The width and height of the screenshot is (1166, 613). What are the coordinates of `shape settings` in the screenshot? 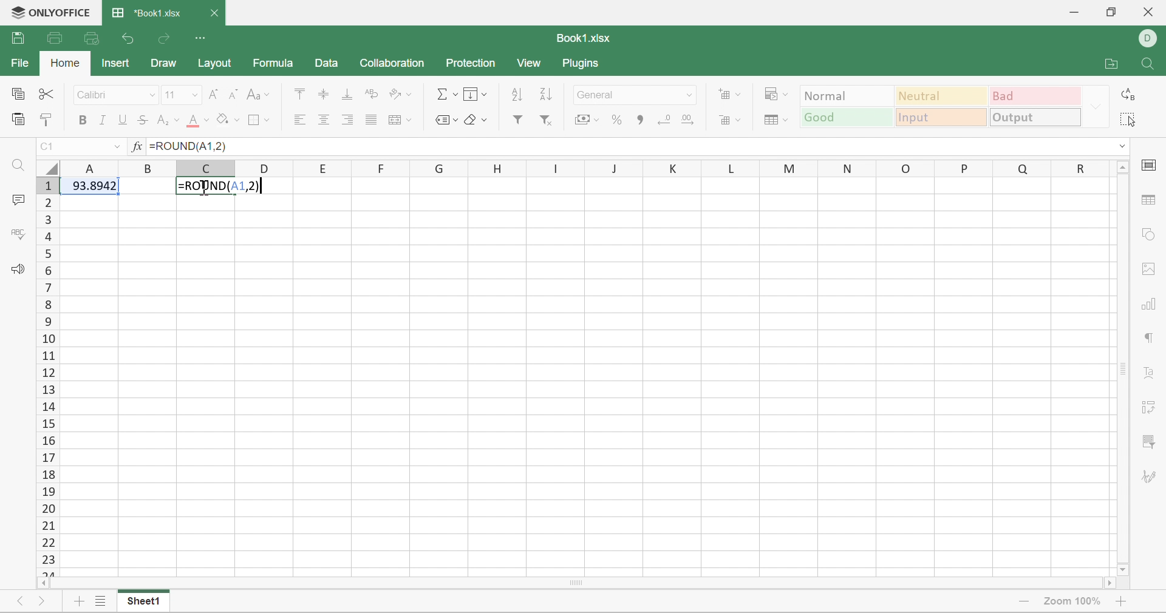 It's located at (1148, 236).